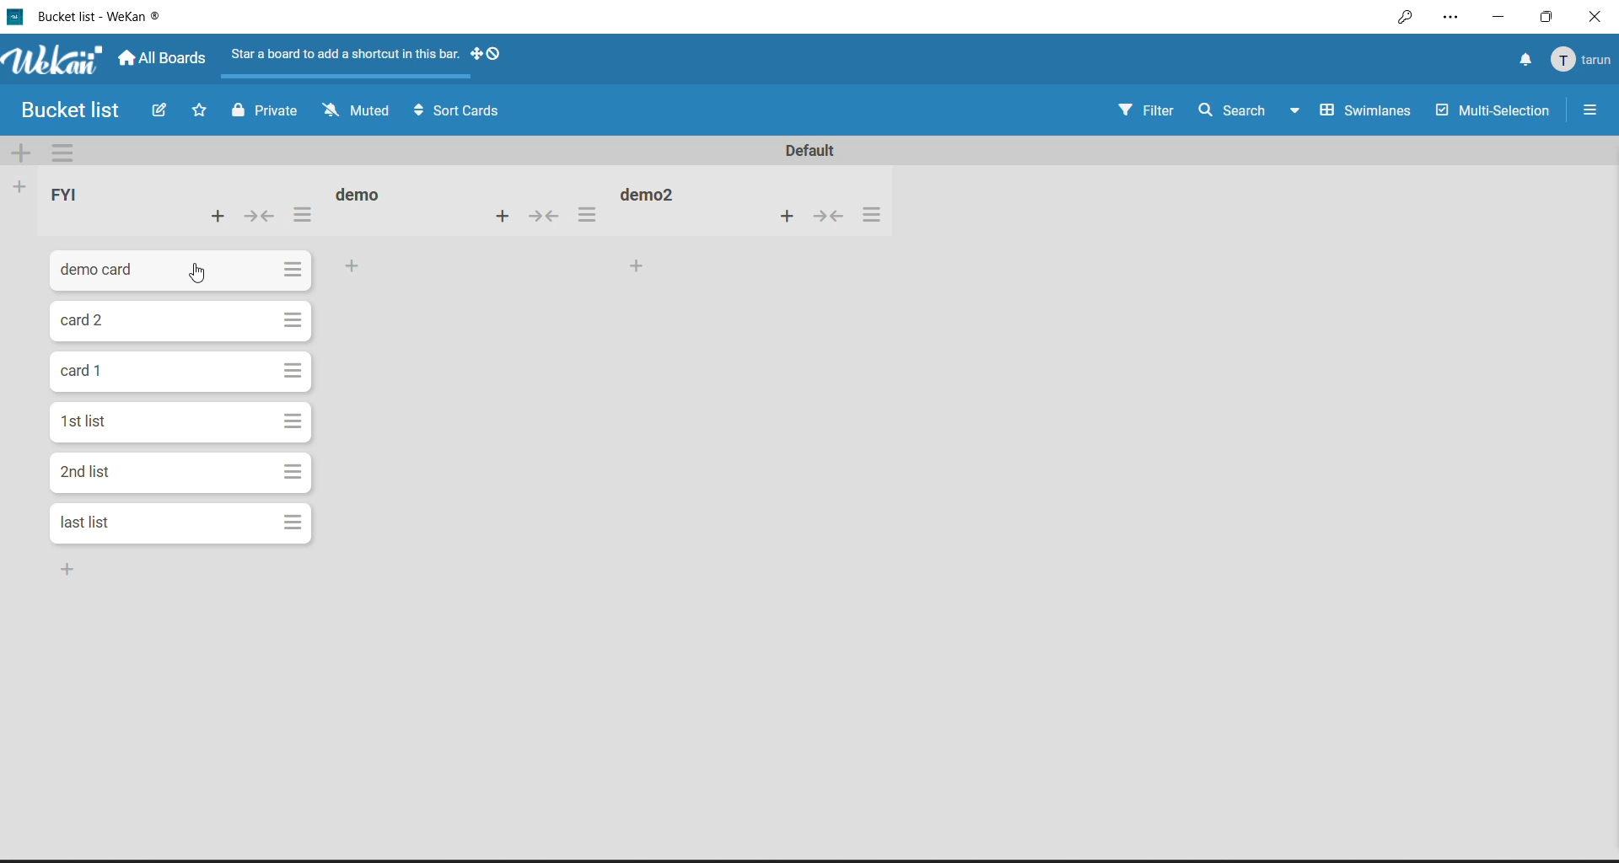 This screenshot has height=863, width=1619. What do you see at coordinates (586, 213) in the screenshot?
I see `list actions` at bounding box center [586, 213].